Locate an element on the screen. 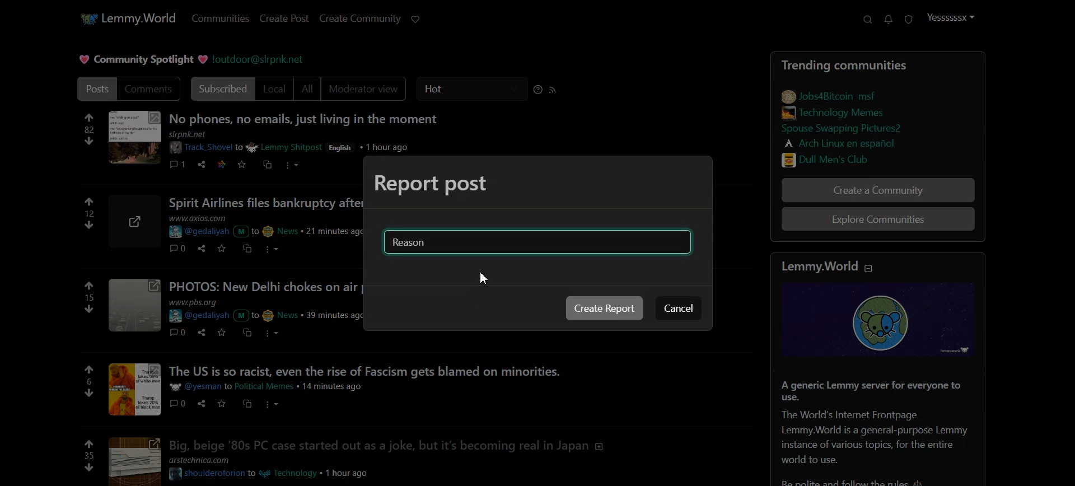 This screenshot has width=1075, height=486. image is located at coordinates (883, 321).